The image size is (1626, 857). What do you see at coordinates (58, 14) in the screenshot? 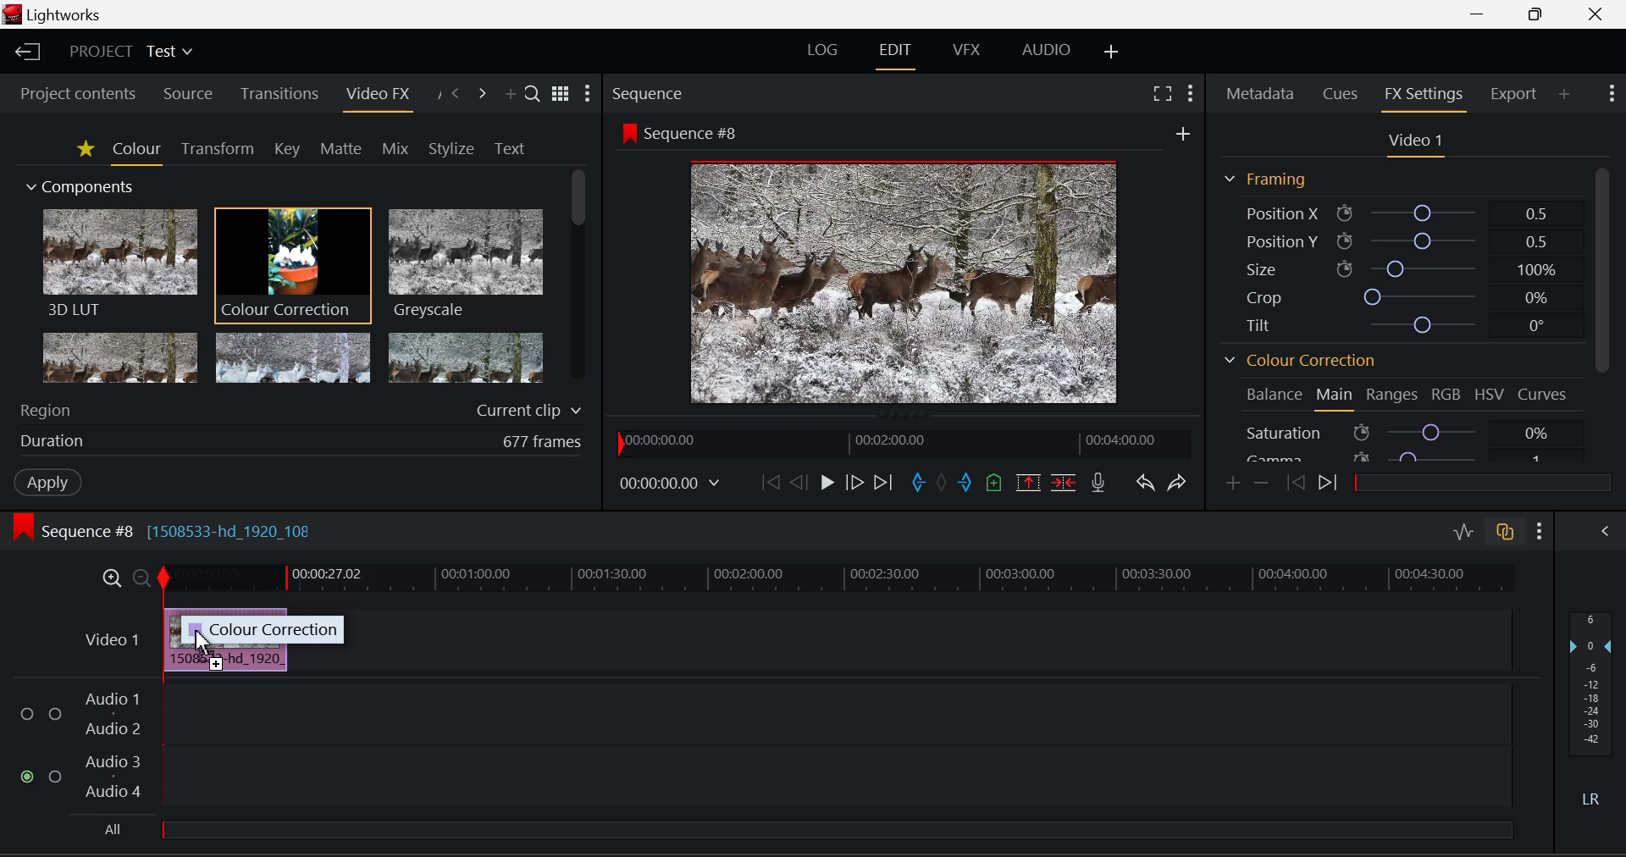
I see `Window Title` at bounding box center [58, 14].